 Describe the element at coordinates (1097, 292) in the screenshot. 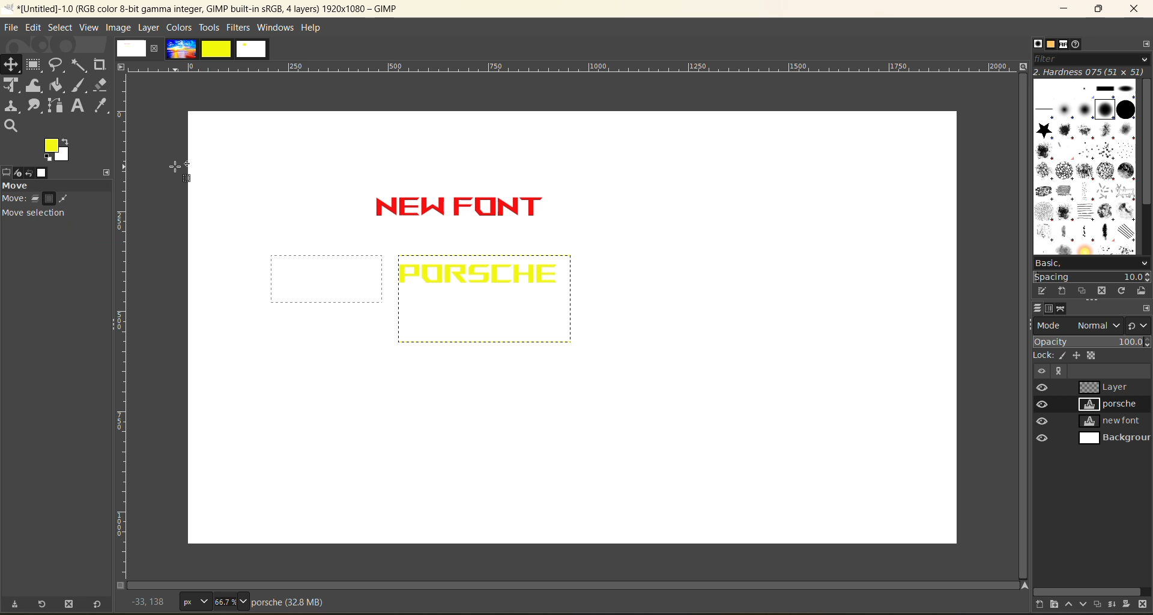

I see `delete this brush` at that location.